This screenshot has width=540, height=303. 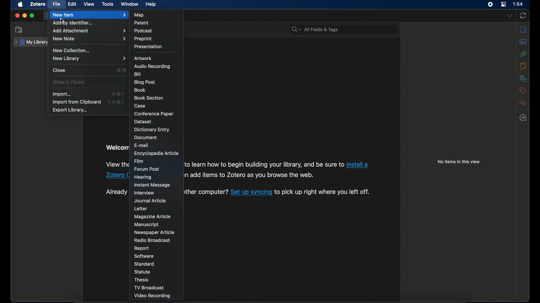 I want to click on dataset, so click(x=144, y=122).